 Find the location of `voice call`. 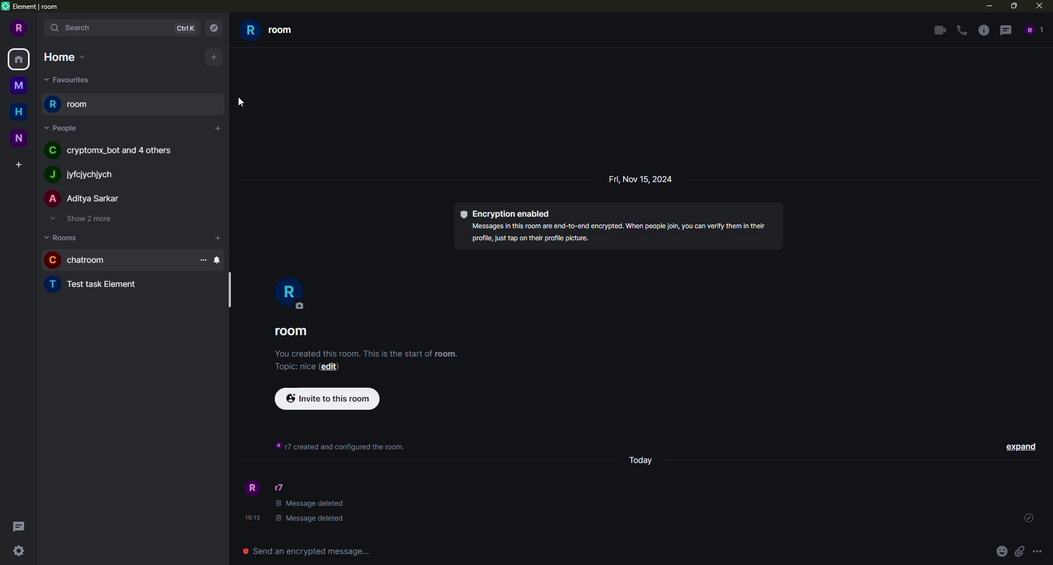

voice call is located at coordinates (960, 30).